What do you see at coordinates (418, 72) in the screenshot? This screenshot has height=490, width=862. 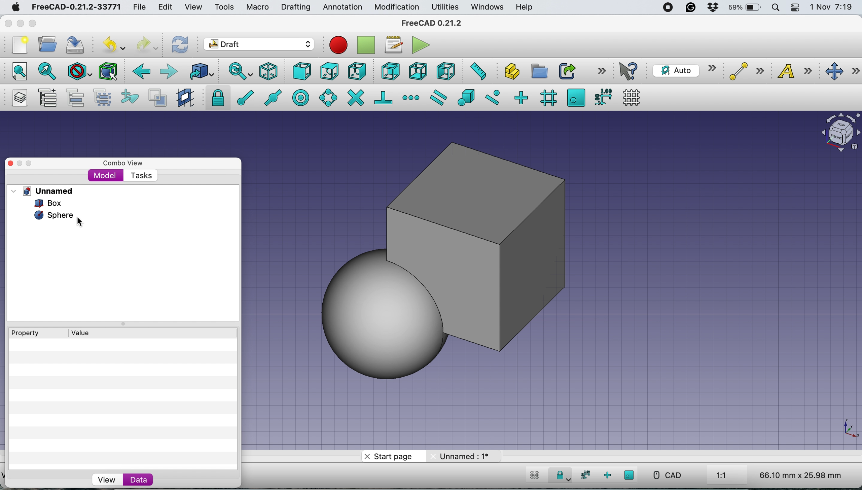 I see `bottom` at bounding box center [418, 72].